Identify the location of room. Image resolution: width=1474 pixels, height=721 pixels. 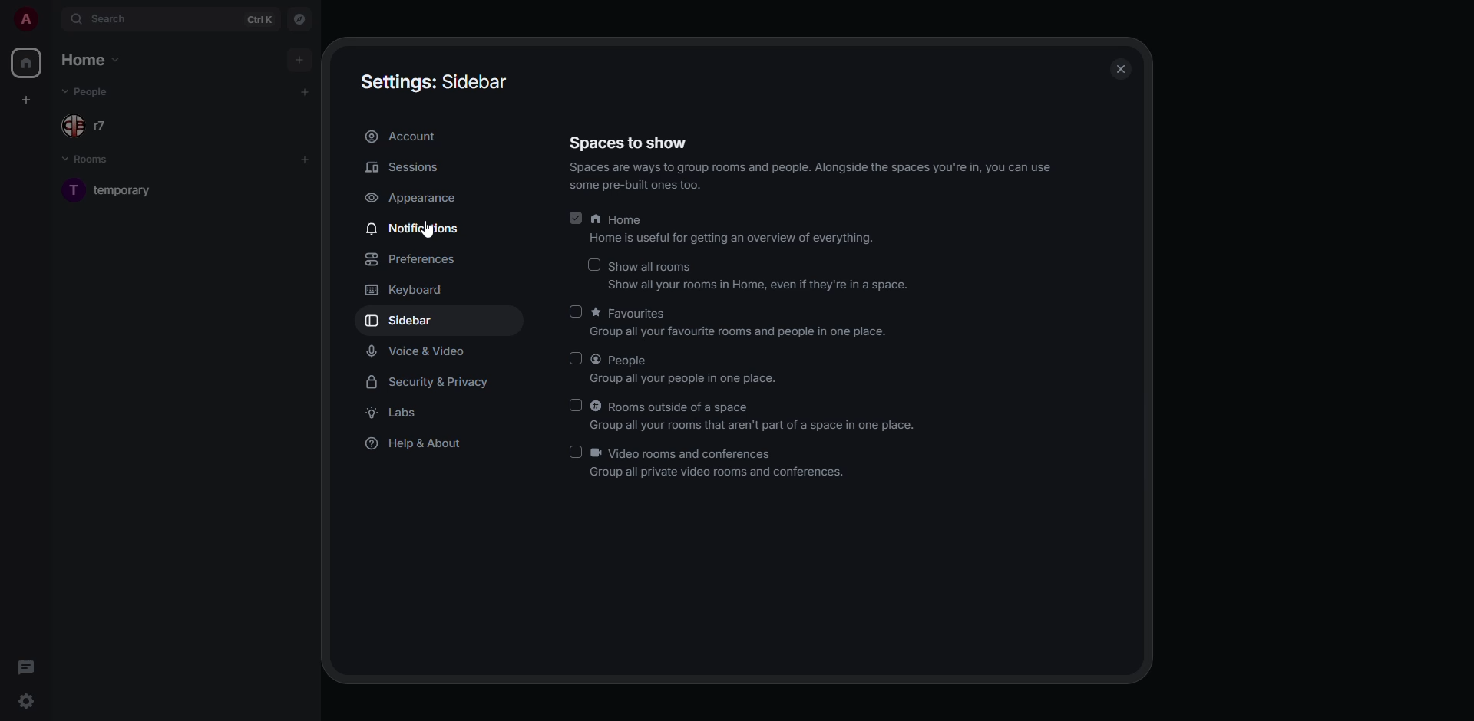
(121, 189).